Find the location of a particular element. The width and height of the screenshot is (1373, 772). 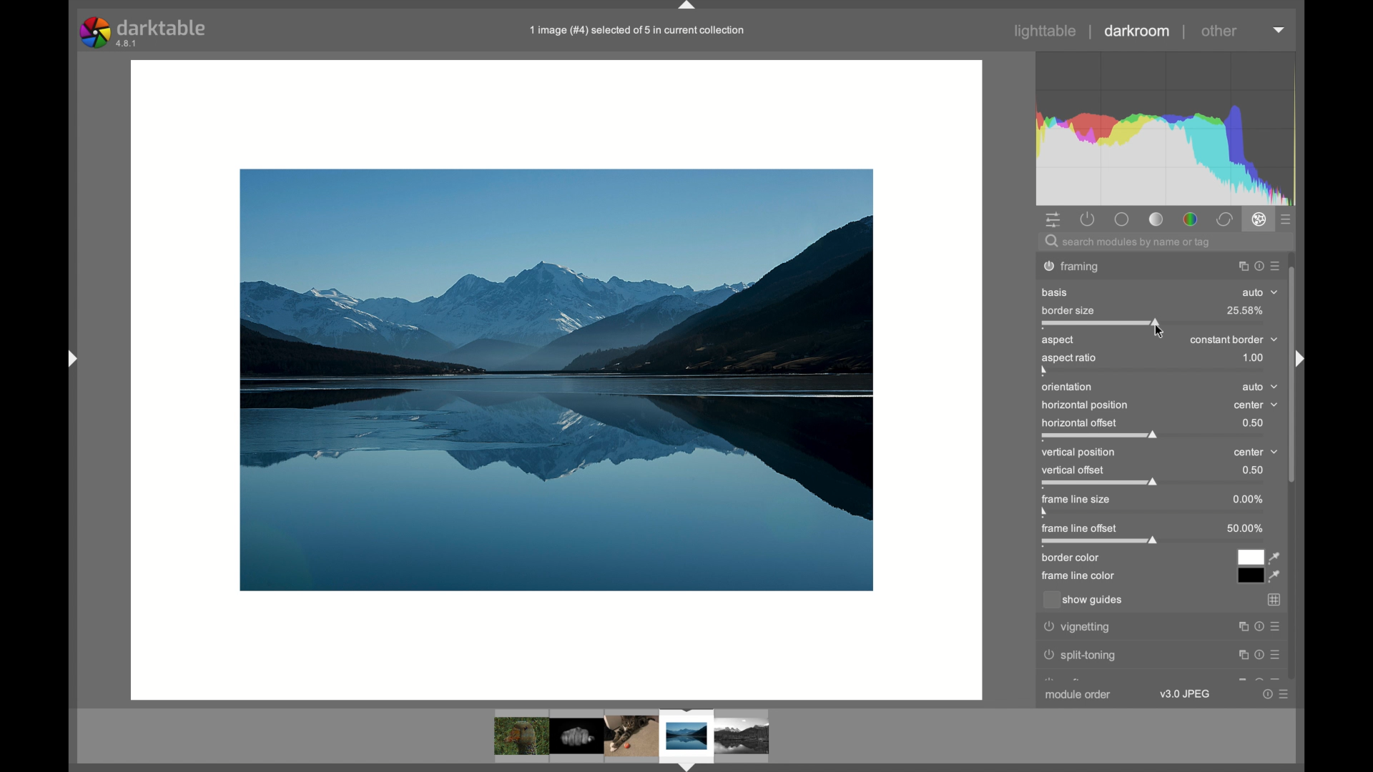

drag handle is located at coordinates (690, 7).